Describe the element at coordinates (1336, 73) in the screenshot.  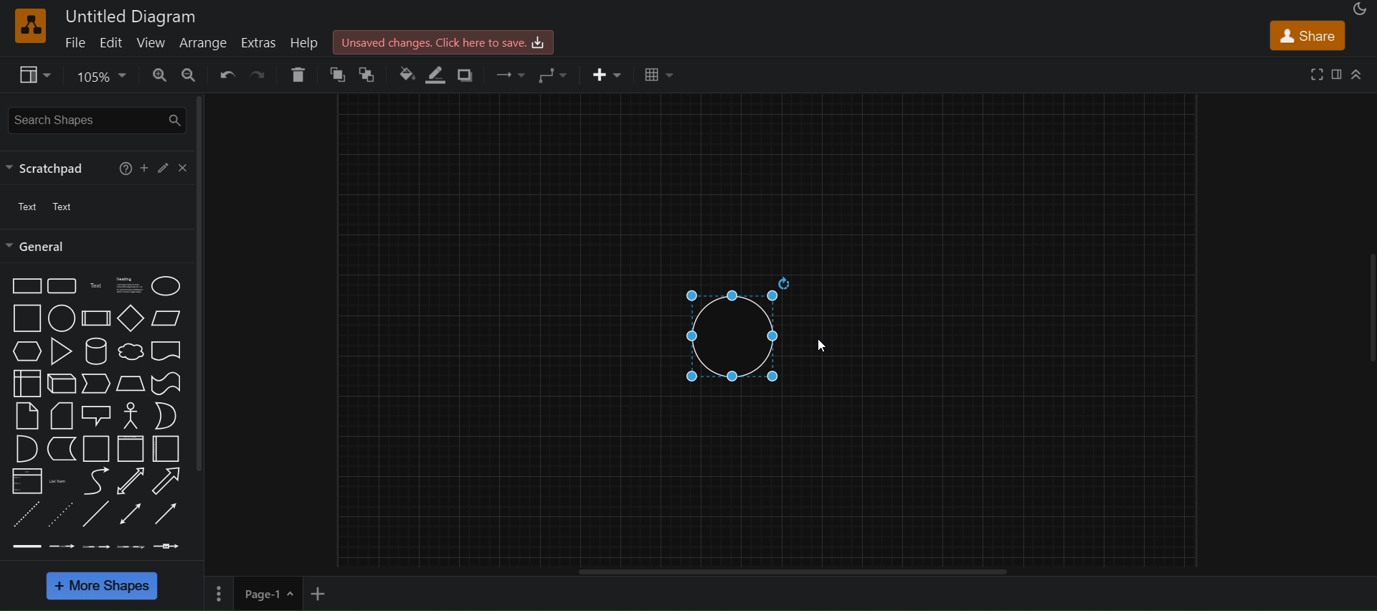
I see `format` at that location.